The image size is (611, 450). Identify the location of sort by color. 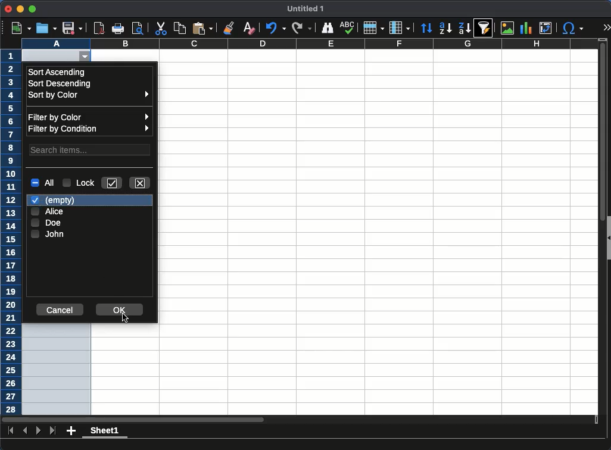
(91, 96).